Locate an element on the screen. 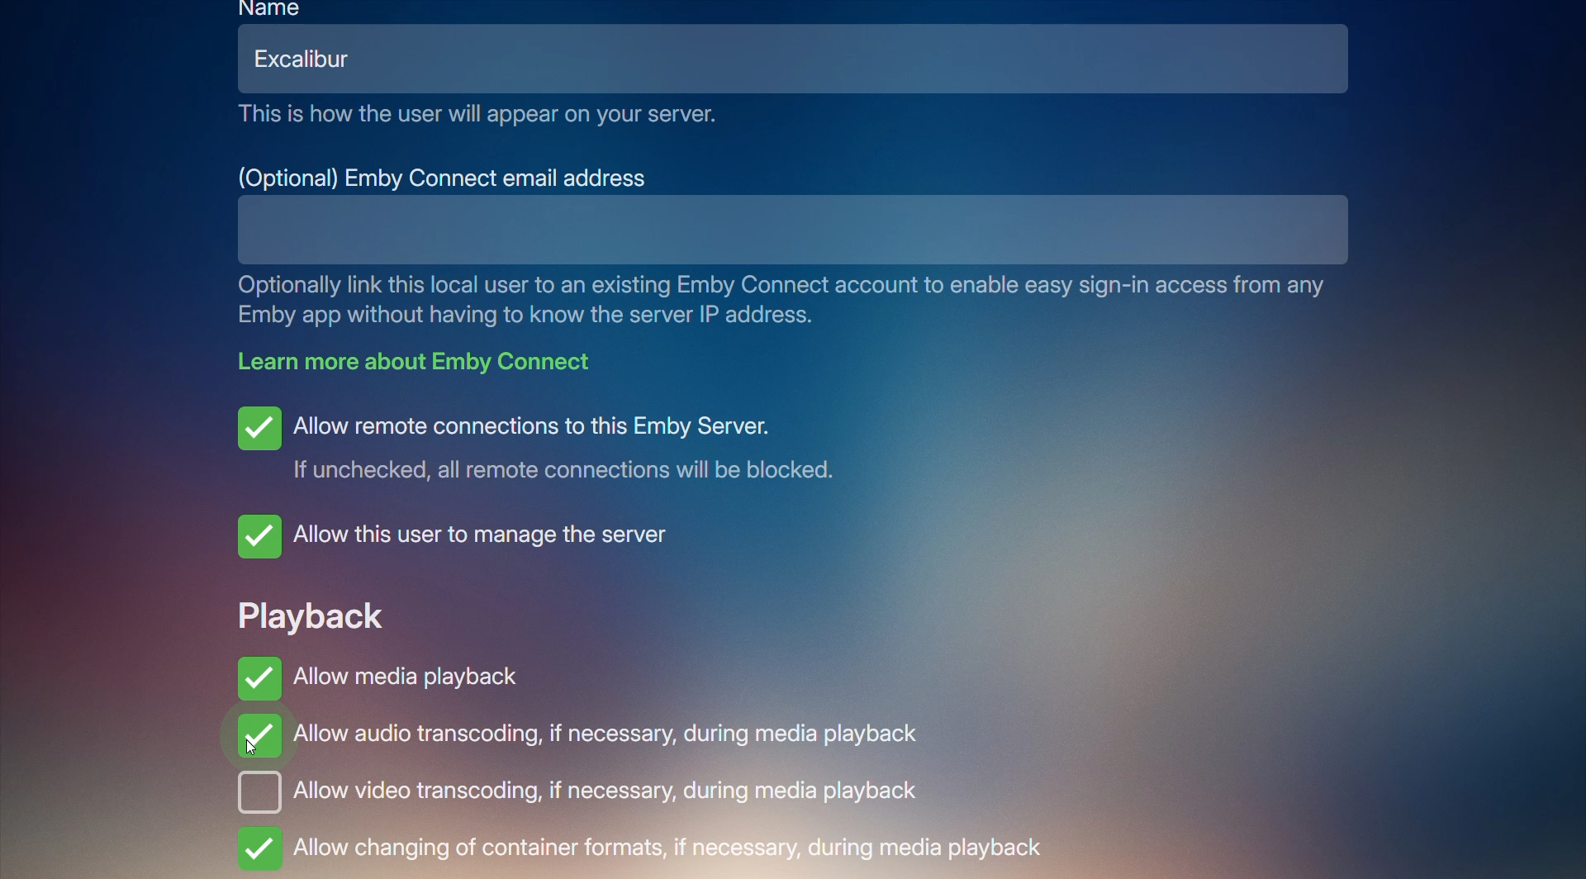 The image size is (1586, 879). lag Allow video transcoding, if necessary, during media playback is located at coordinates (609, 791).